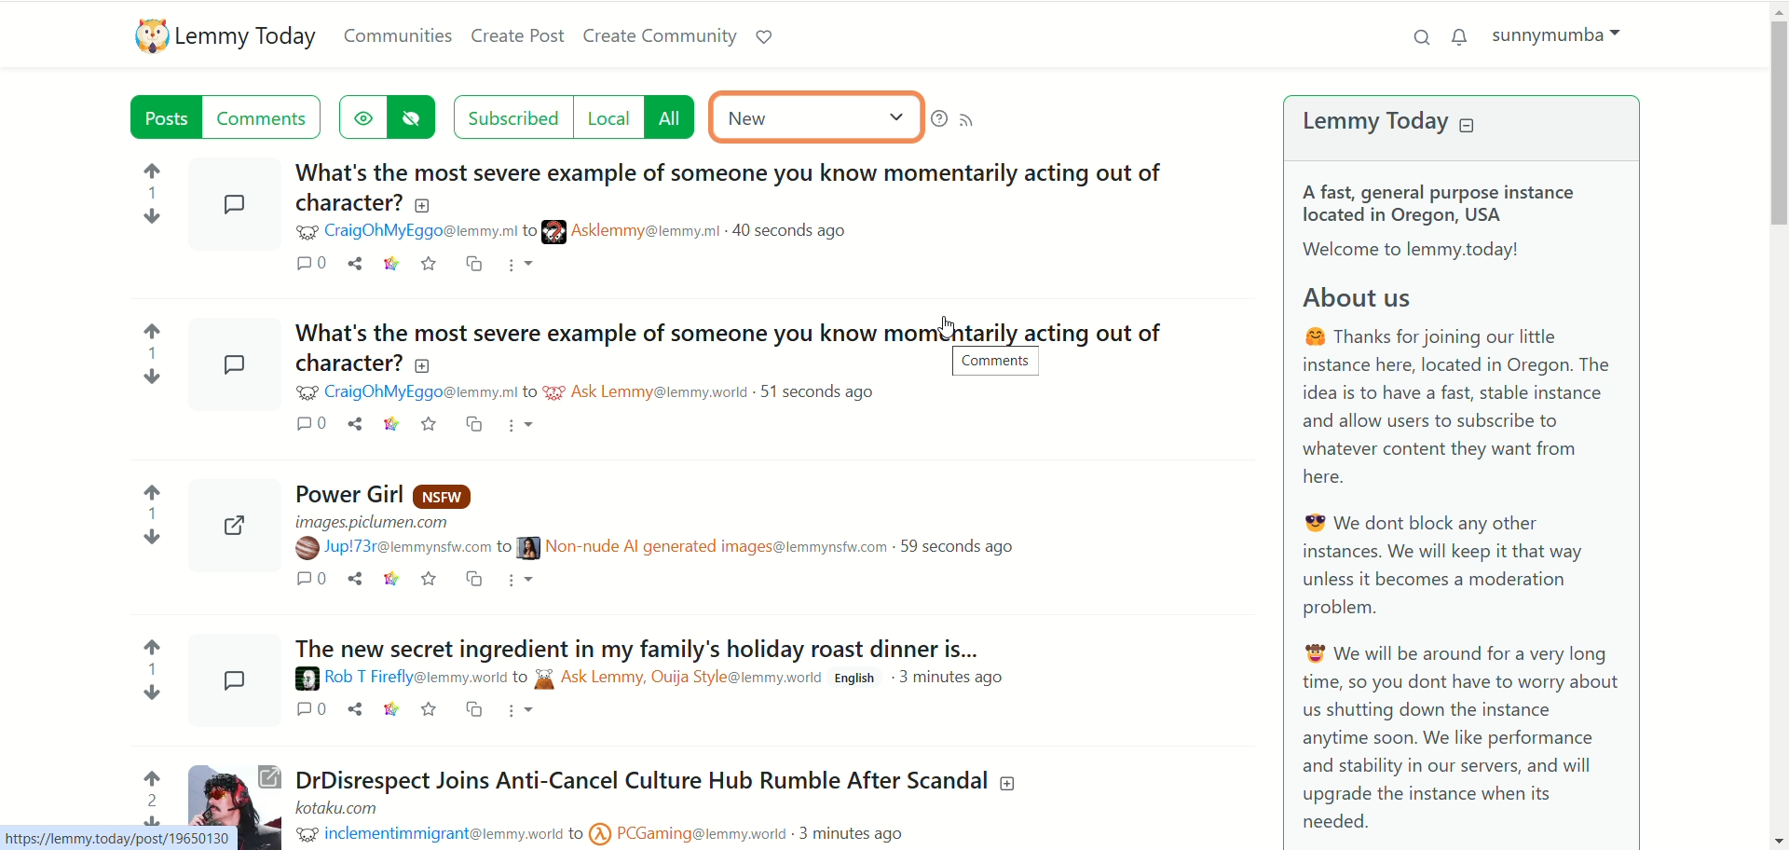 The width and height of the screenshot is (1789, 850). What do you see at coordinates (1393, 121) in the screenshot?
I see `lemmy today` at bounding box center [1393, 121].